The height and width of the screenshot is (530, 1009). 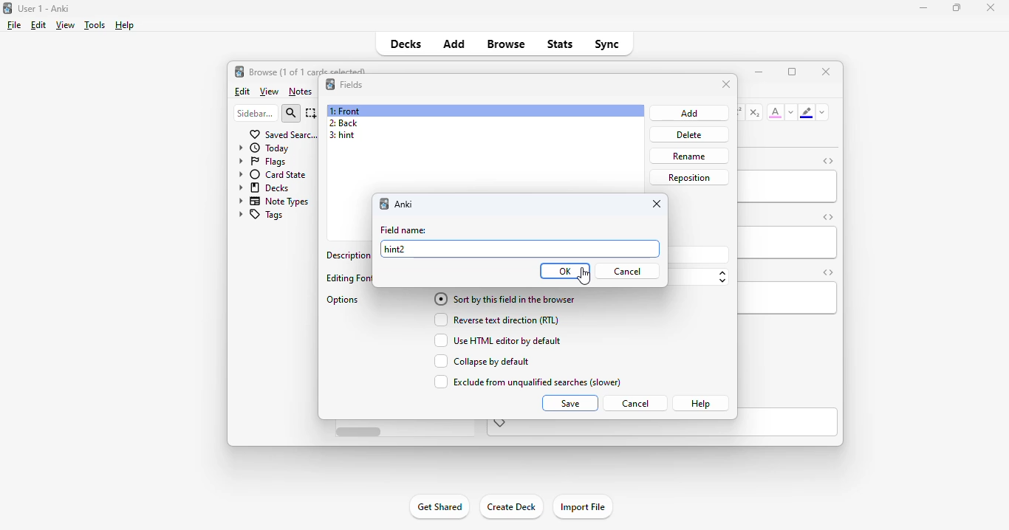 I want to click on today, so click(x=264, y=148).